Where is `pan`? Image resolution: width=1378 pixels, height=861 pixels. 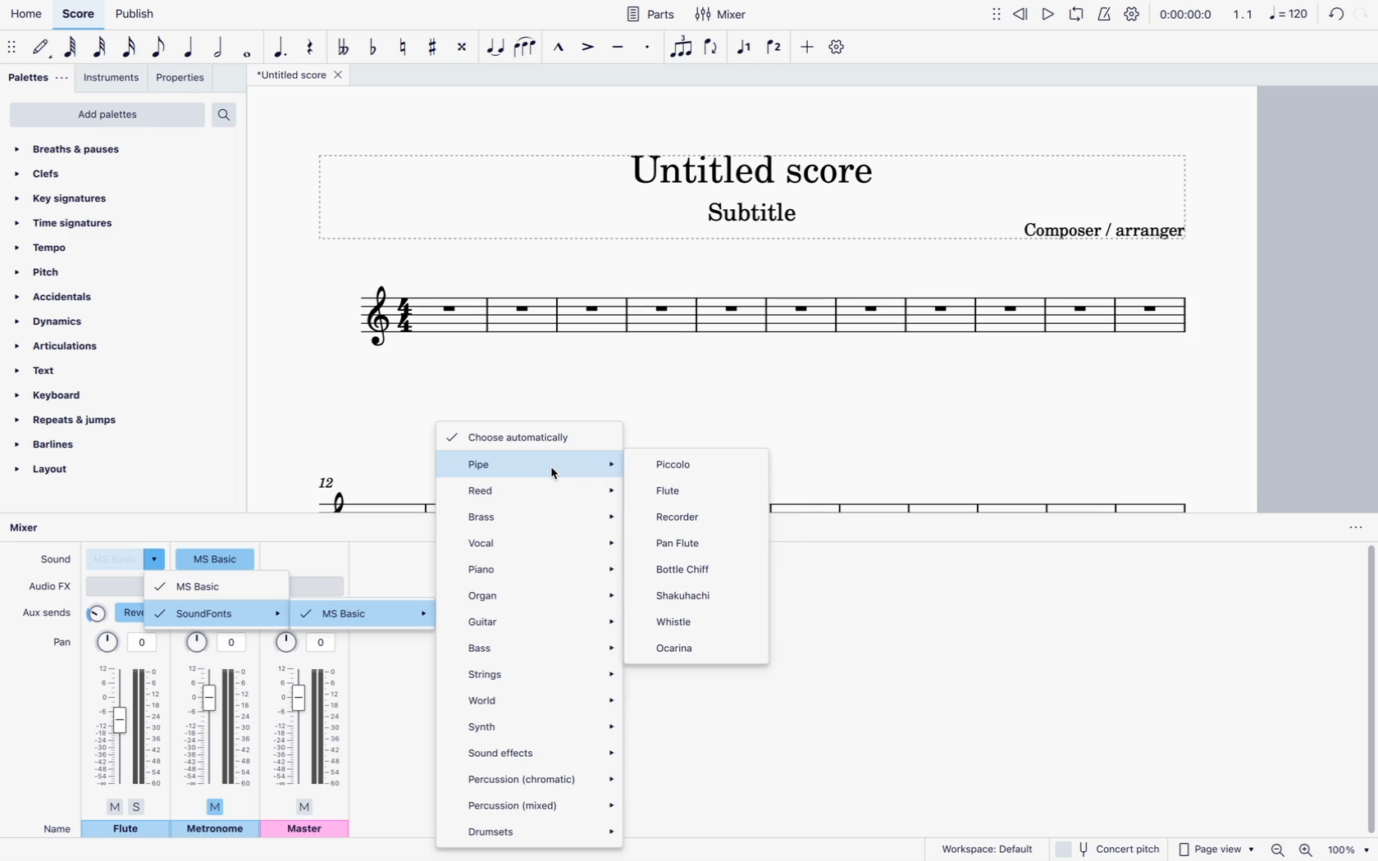
pan is located at coordinates (306, 722).